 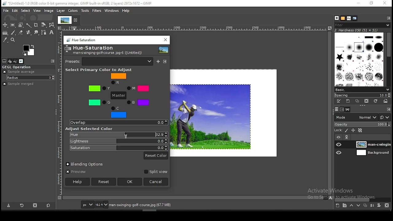 What do you see at coordinates (73, 11) in the screenshot?
I see `colors` at bounding box center [73, 11].